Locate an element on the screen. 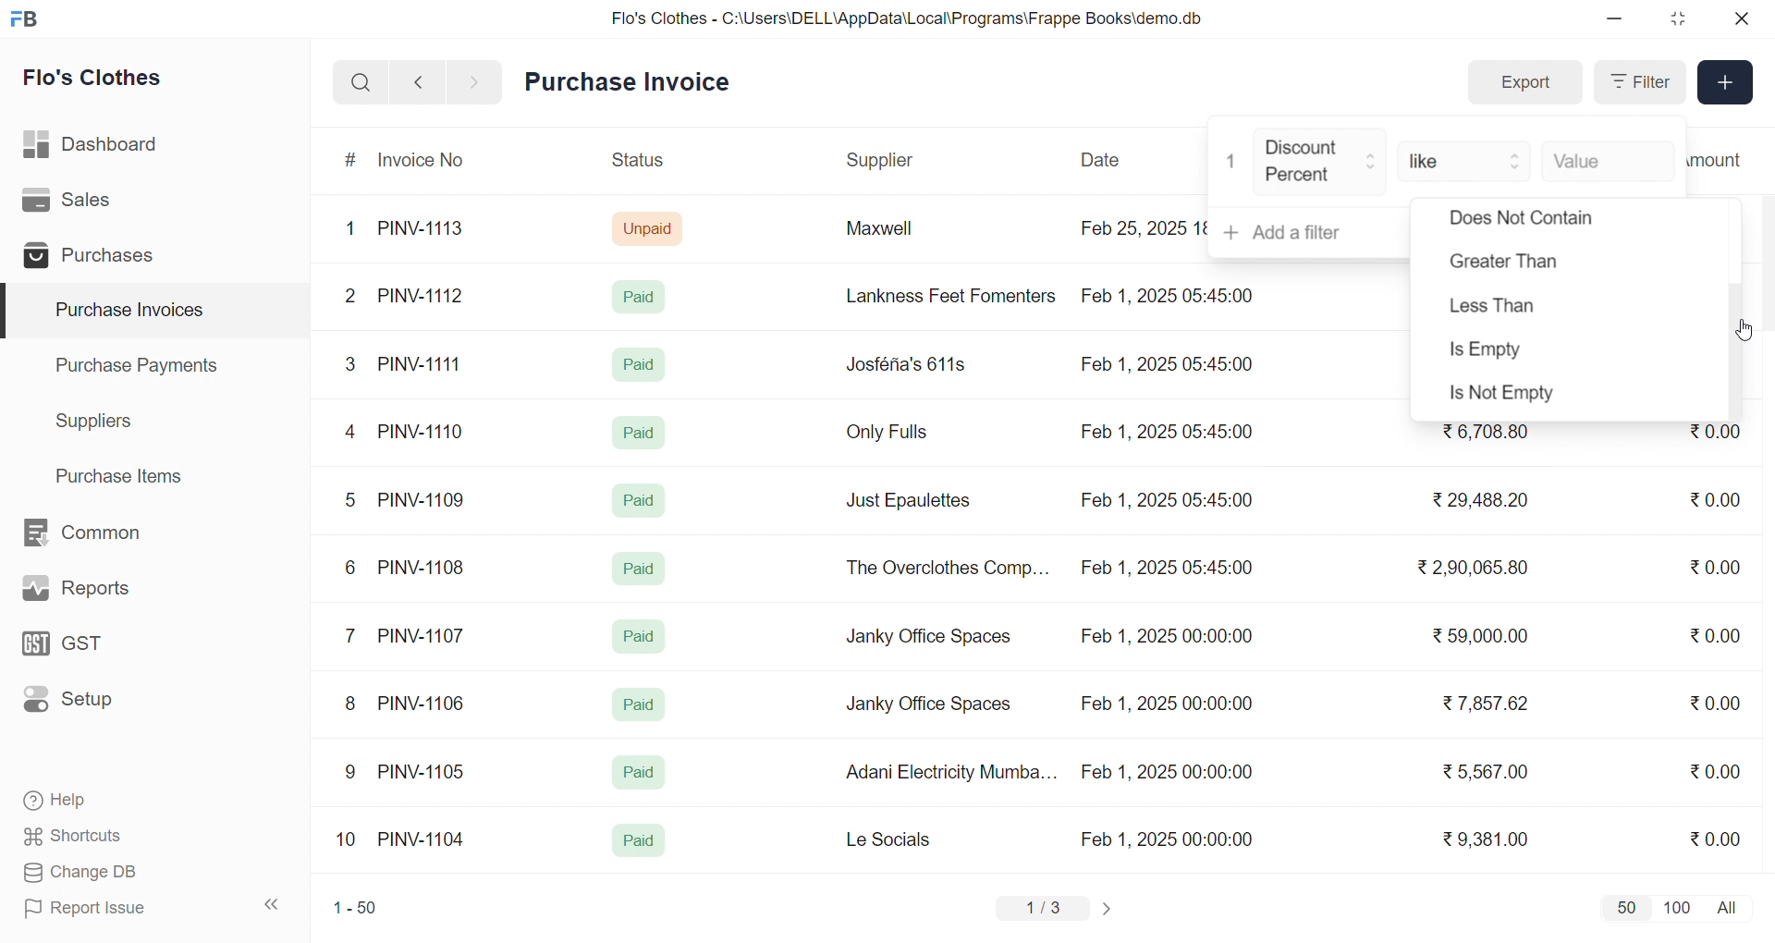 The width and height of the screenshot is (1775, 943). resize is located at coordinates (1677, 18).